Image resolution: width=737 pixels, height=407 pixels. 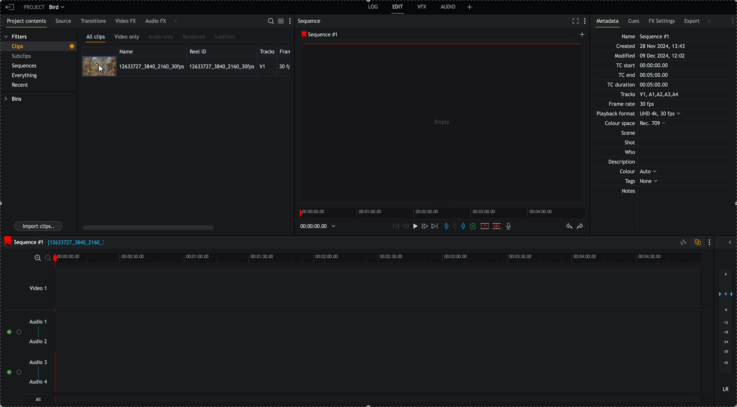 What do you see at coordinates (39, 226) in the screenshot?
I see `import clips button` at bounding box center [39, 226].